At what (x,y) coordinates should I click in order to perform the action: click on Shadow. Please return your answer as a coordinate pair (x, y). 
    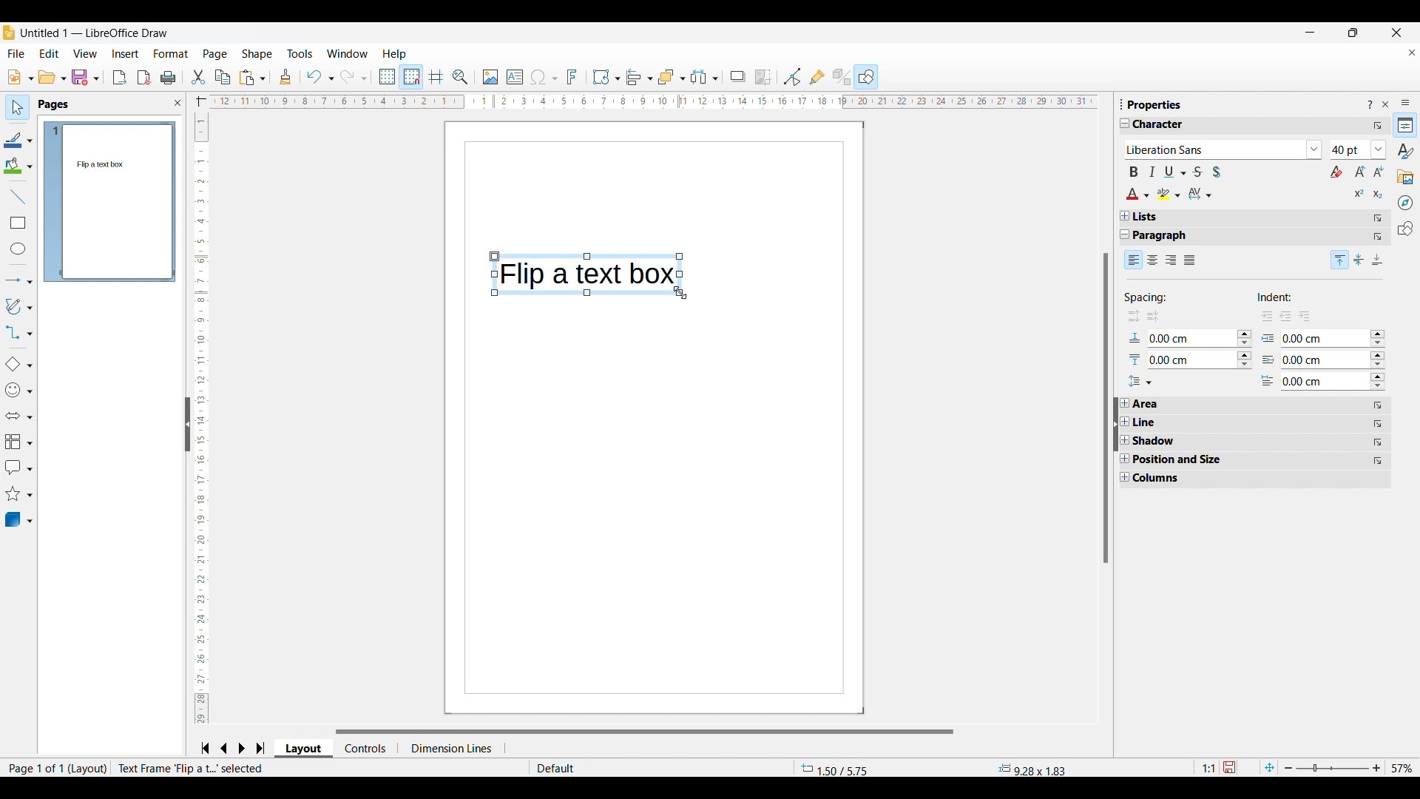
    Looking at the image, I should click on (738, 77).